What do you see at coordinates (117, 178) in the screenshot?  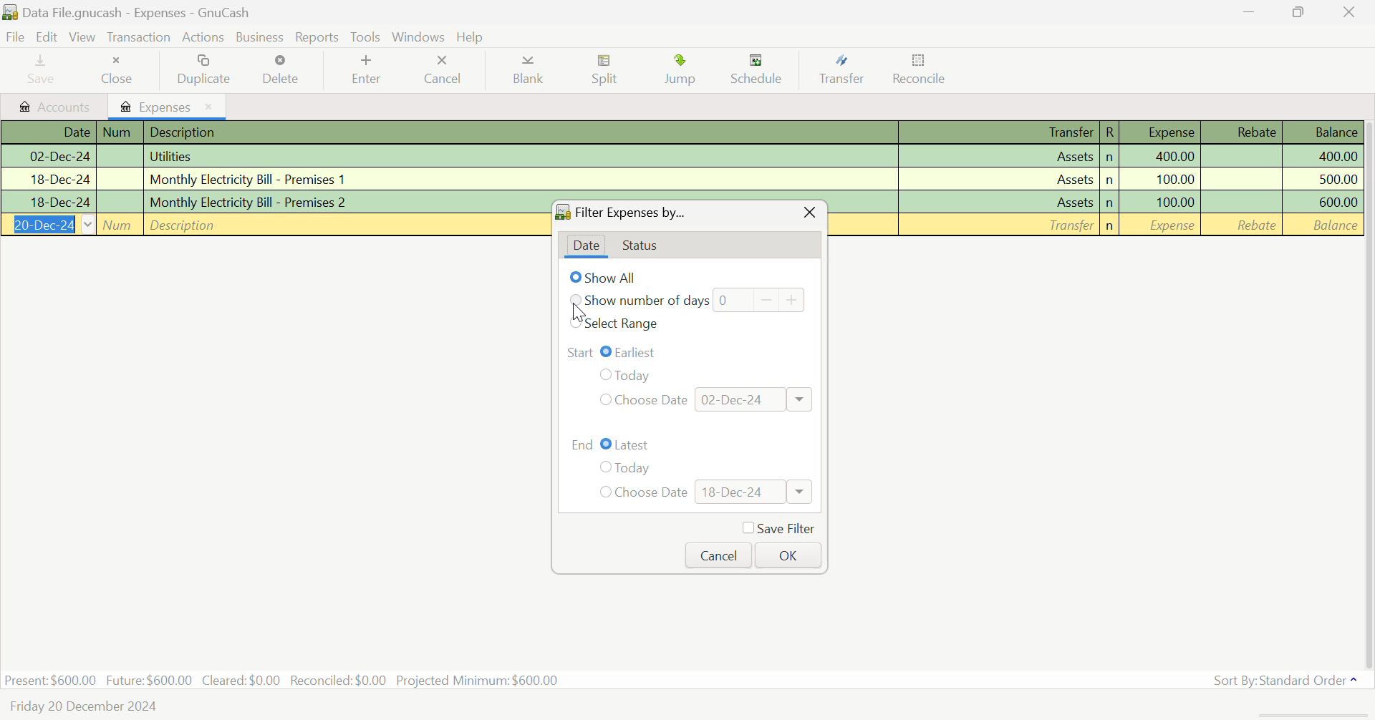 I see `Num` at bounding box center [117, 178].